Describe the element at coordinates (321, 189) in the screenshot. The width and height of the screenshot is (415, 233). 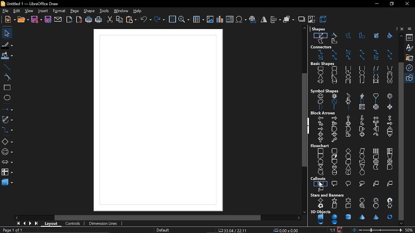
I see `line 3` at that location.